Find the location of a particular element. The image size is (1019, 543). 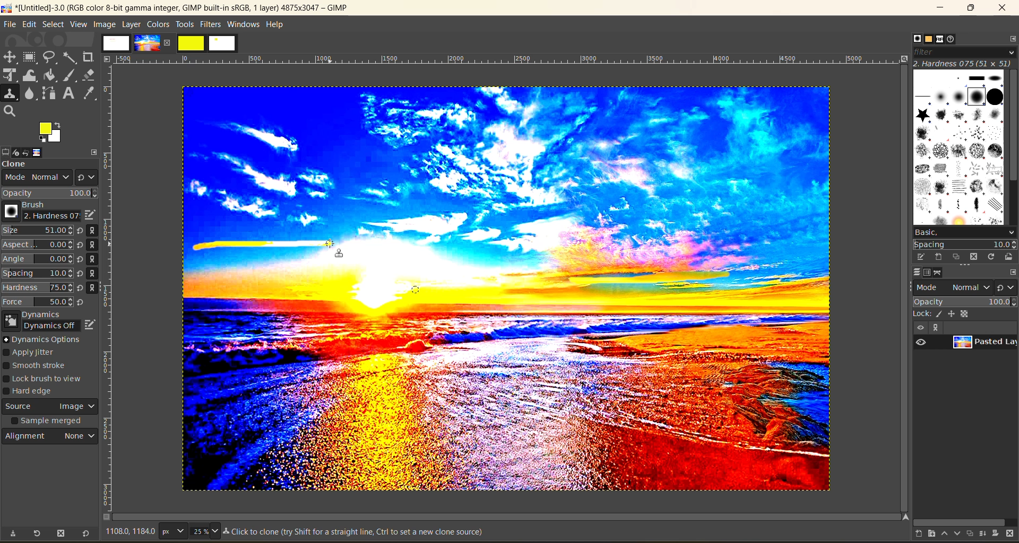

spacing is located at coordinates (965, 244).